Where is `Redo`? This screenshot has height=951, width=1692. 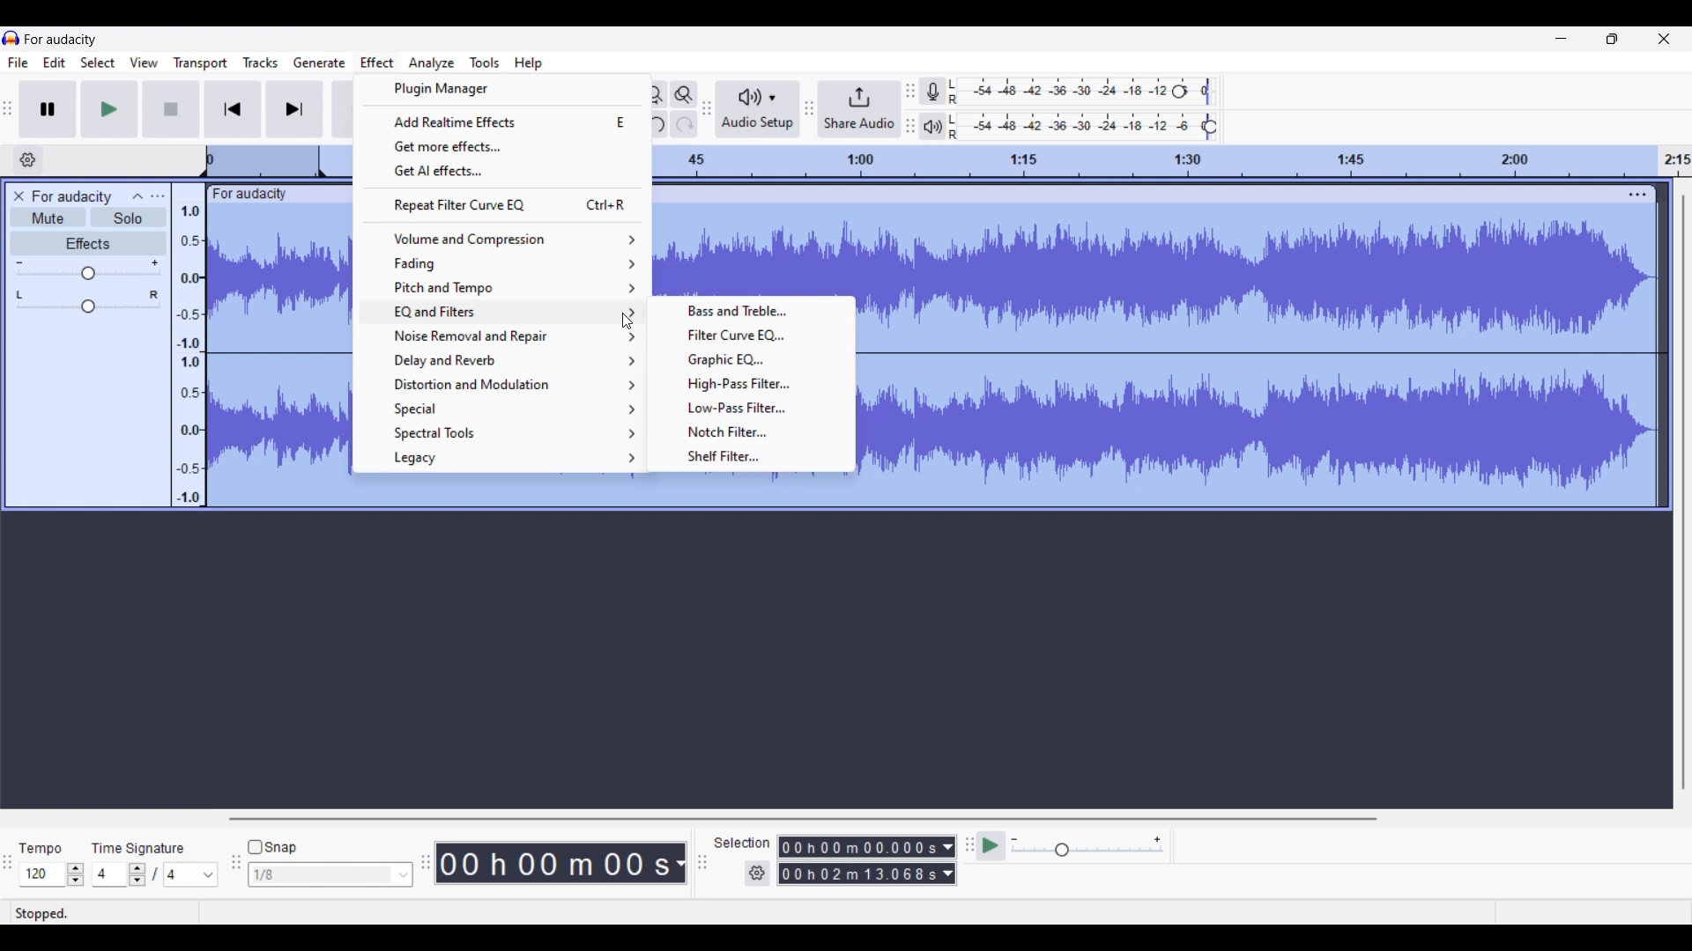
Redo is located at coordinates (684, 123).